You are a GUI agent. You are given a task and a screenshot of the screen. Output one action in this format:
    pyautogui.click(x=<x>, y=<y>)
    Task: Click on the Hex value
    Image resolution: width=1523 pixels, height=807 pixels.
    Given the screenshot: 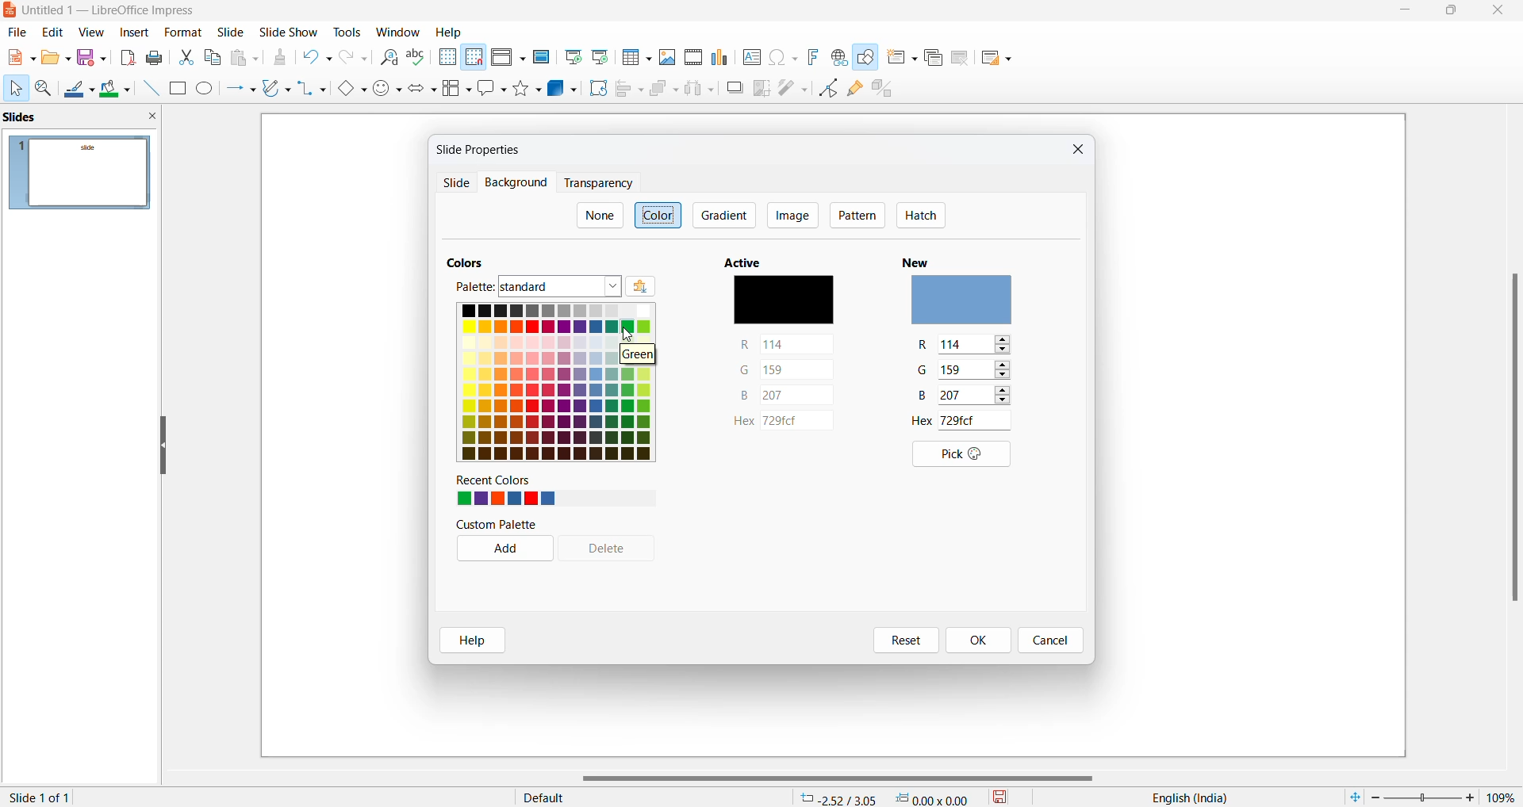 What is the action you would take?
    pyautogui.click(x=970, y=420)
    